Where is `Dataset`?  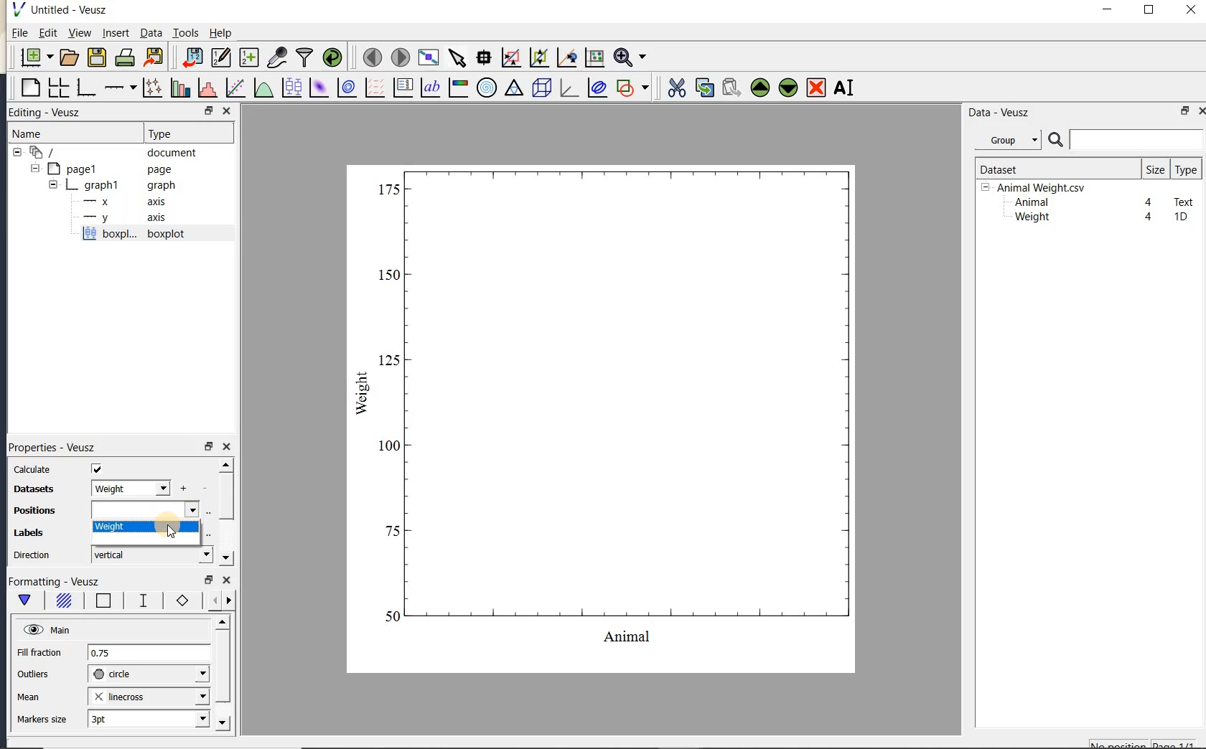
Dataset is located at coordinates (1052, 169).